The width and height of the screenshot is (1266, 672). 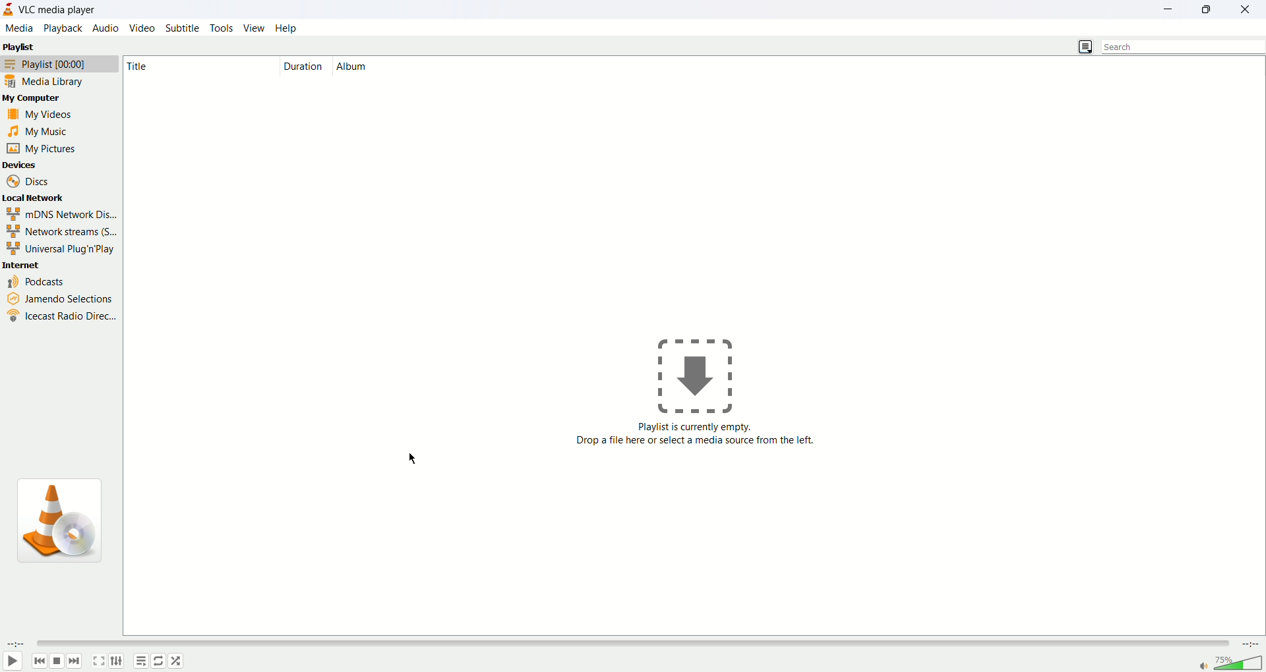 I want to click on toggle fullscreen, so click(x=99, y=661).